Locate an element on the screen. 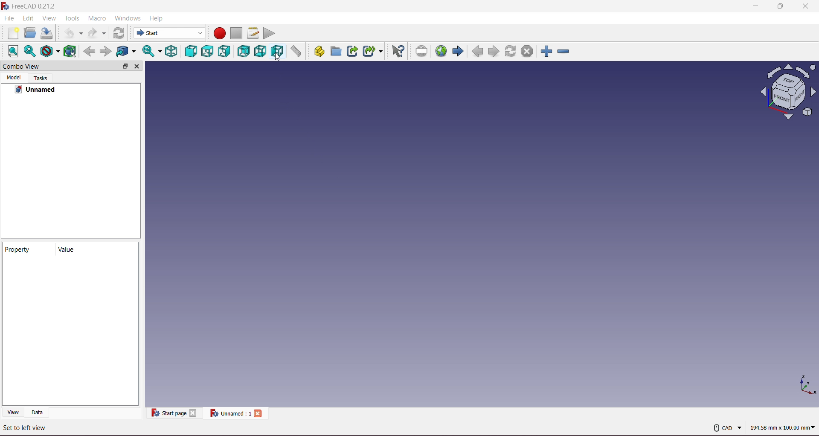 Image resolution: width=819 pixels, height=436 pixels. Close is located at coordinates (193, 413).